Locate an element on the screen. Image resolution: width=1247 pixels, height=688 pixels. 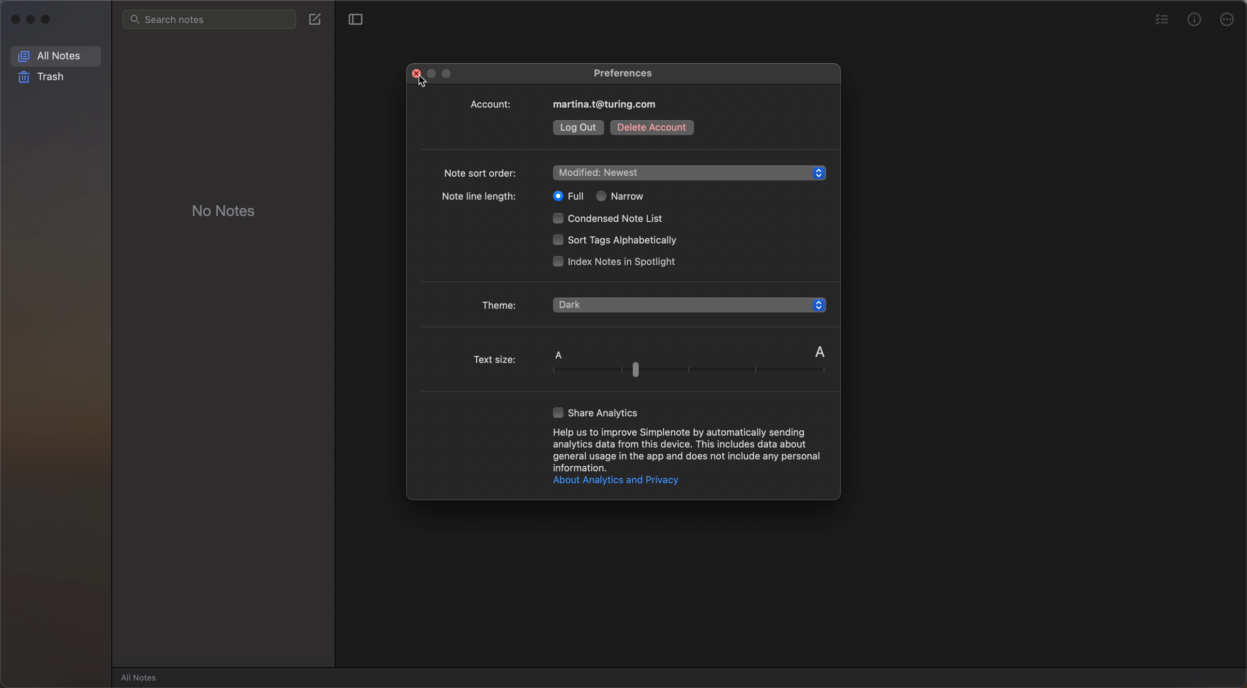
narrow is located at coordinates (621, 196).